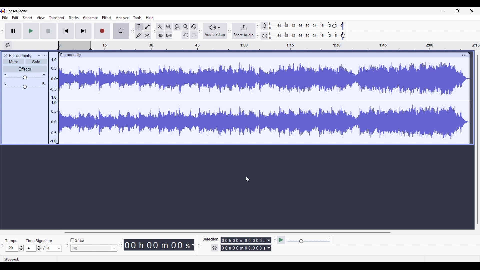 This screenshot has width=480, height=270. What do you see at coordinates (464, 55) in the screenshot?
I see `Track settings` at bounding box center [464, 55].